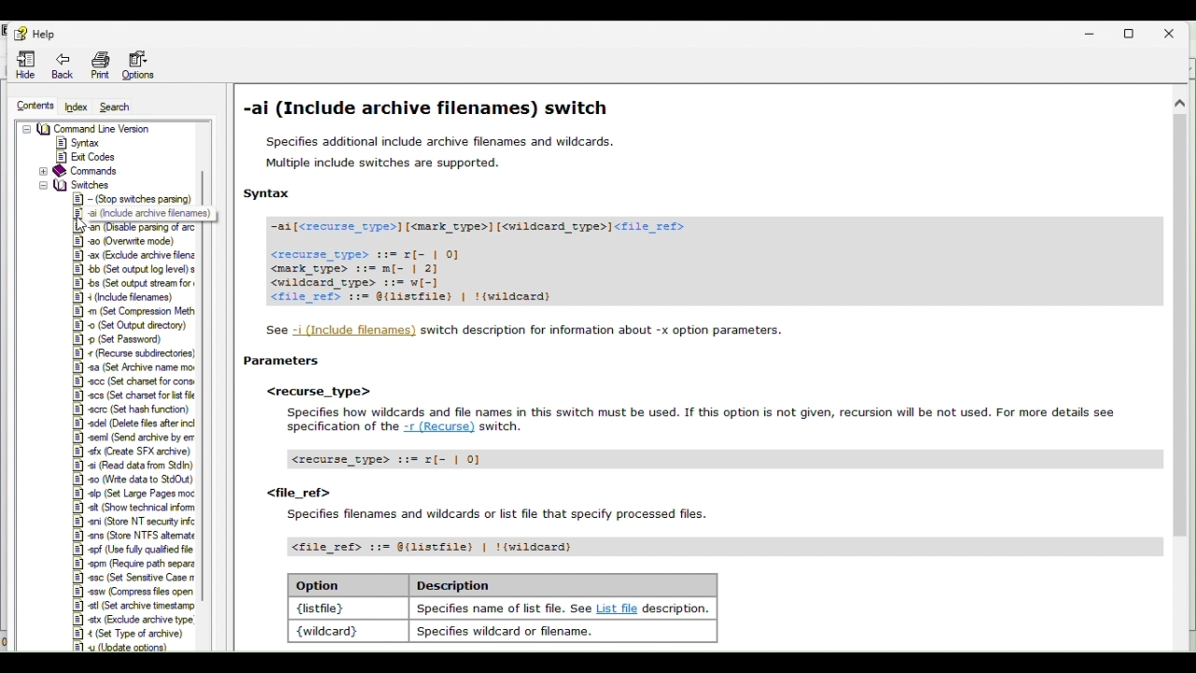 The image size is (1196, 673). Describe the element at coordinates (135, 562) in the screenshot. I see `Spm (Require path separ?` at that location.